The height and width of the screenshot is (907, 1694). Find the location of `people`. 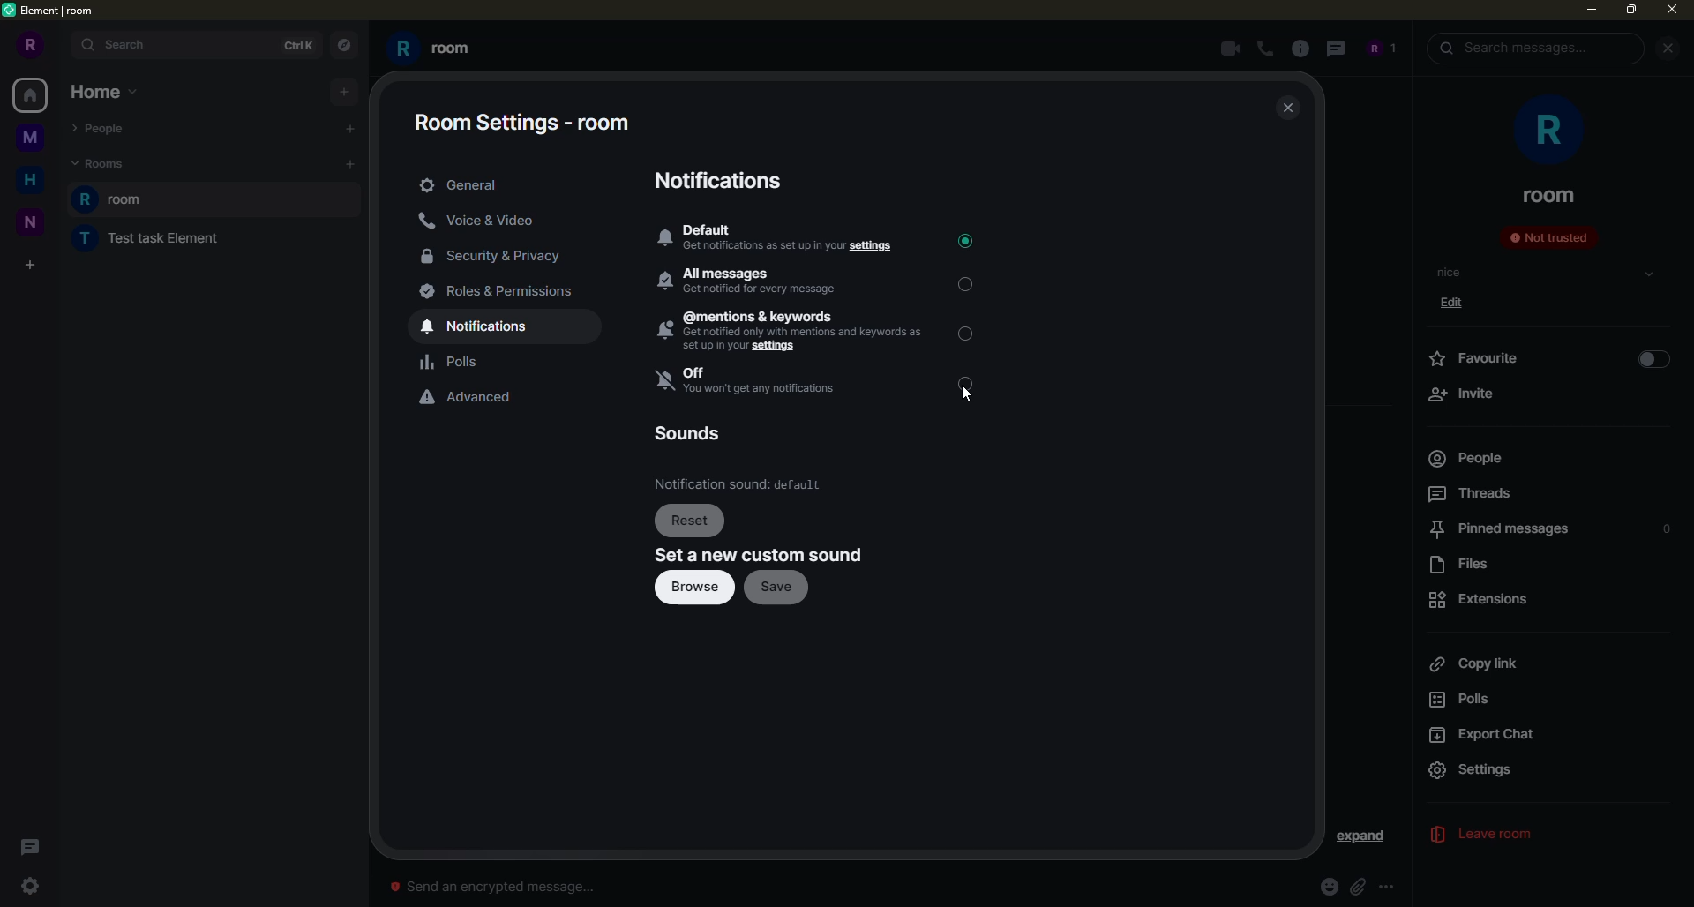

people is located at coordinates (1465, 458).